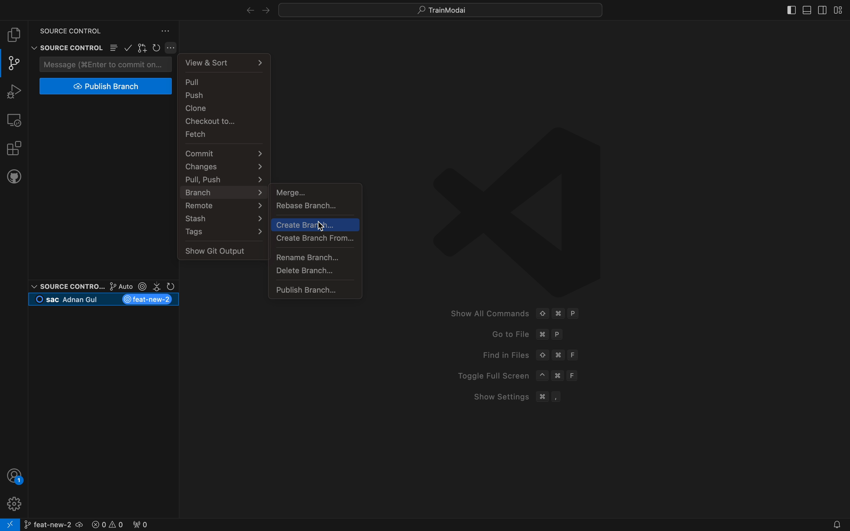 The image size is (850, 531). I want to click on quick menus, so click(442, 9).